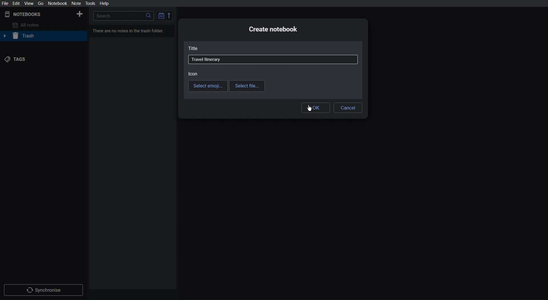 This screenshot has width=548, height=300. I want to click on Search, so click(124, 16).